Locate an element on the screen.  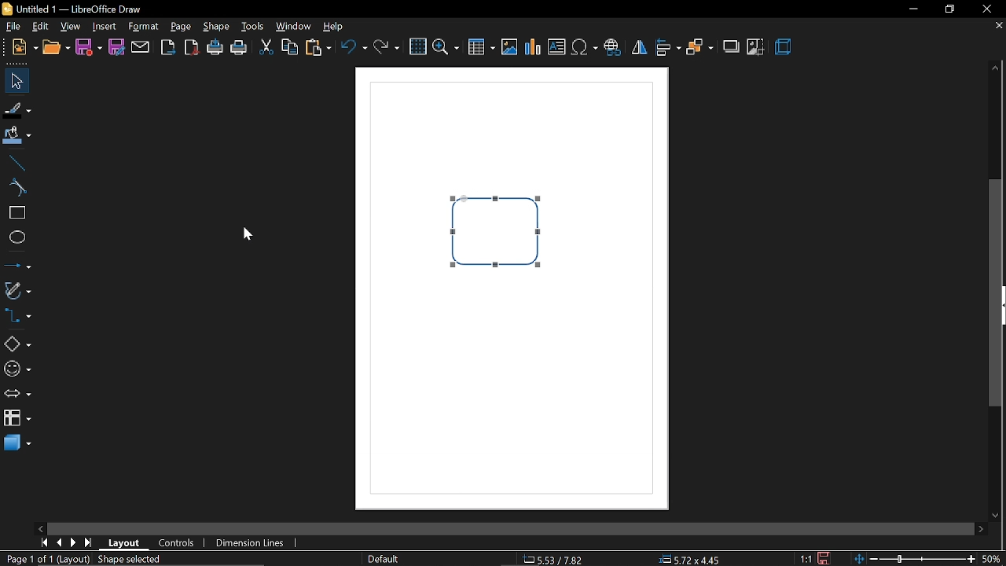
page style is located at coordinates (383, 557).